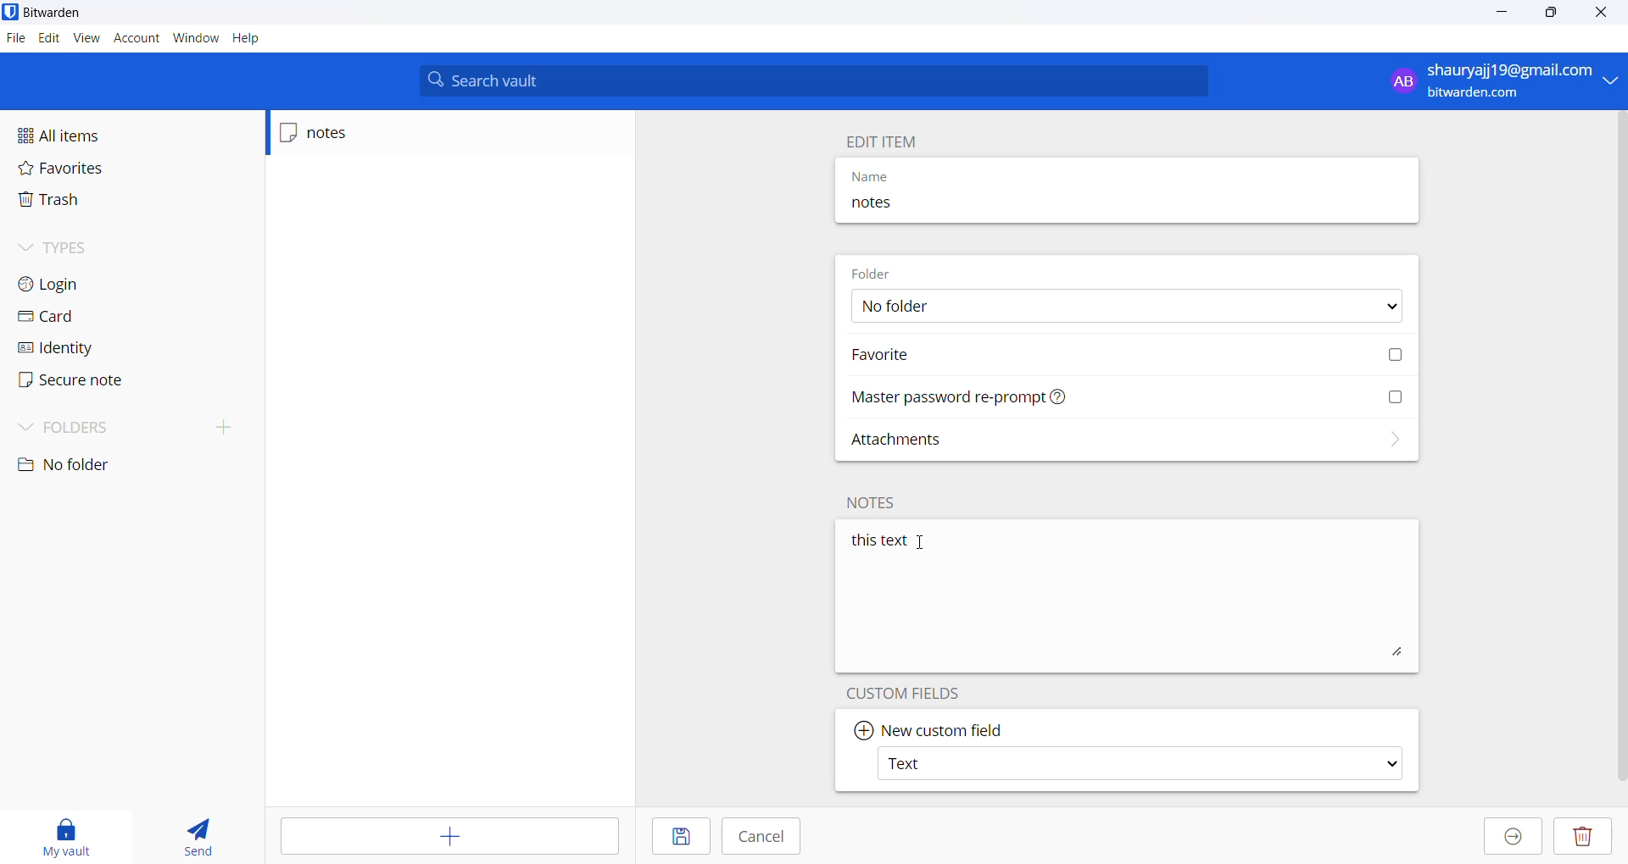 The image size is (1628, 864). What do you see at coordinates (1144, 766) in the screenshot?
I see `Text` at bounding box center [1144, 766].